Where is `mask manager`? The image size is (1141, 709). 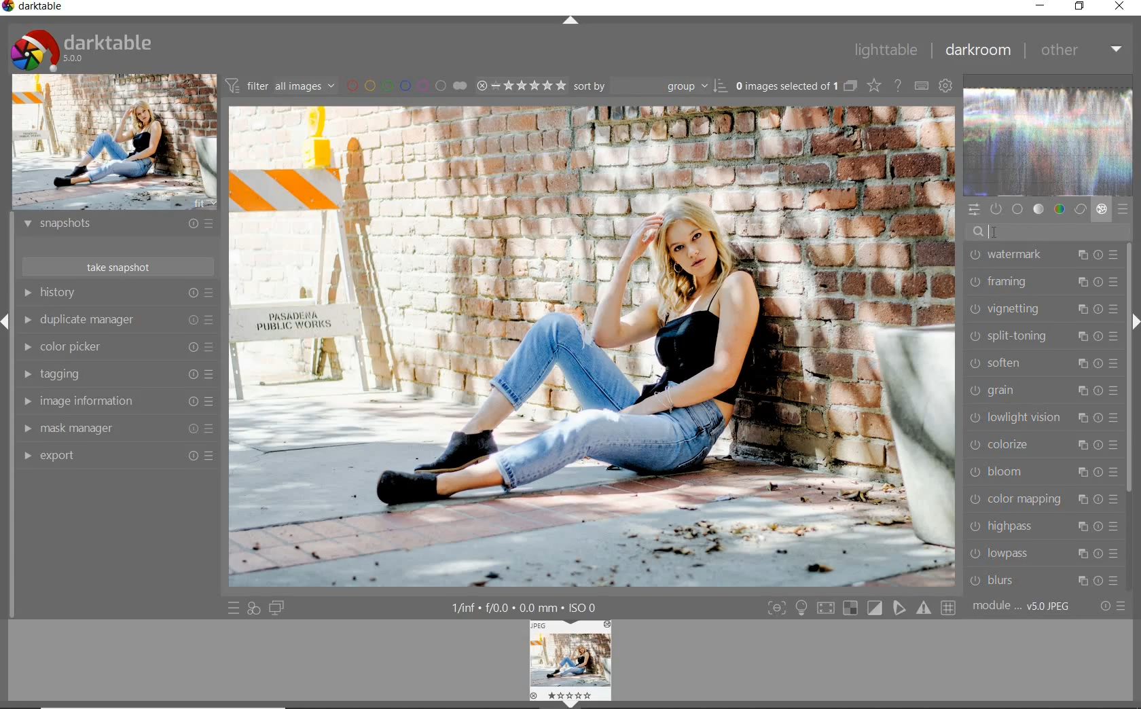 mask manager is located at coordinates (115, 427).